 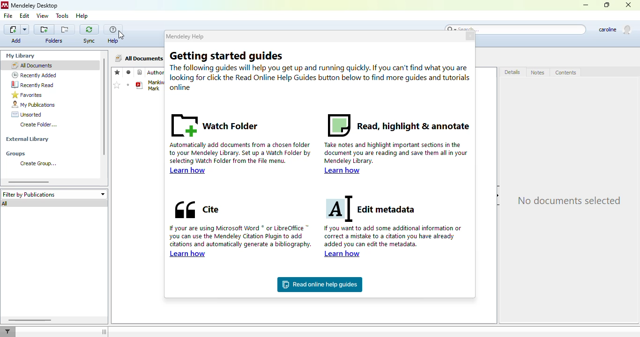 What do you see at coordinates (532, 29) in the screenshot?
I see `search` at bounding box center [532, 29].